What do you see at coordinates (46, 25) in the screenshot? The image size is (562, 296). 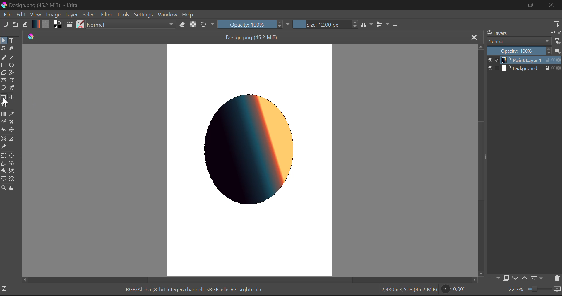 I see `Pattern` at bounding box center [46, 25].